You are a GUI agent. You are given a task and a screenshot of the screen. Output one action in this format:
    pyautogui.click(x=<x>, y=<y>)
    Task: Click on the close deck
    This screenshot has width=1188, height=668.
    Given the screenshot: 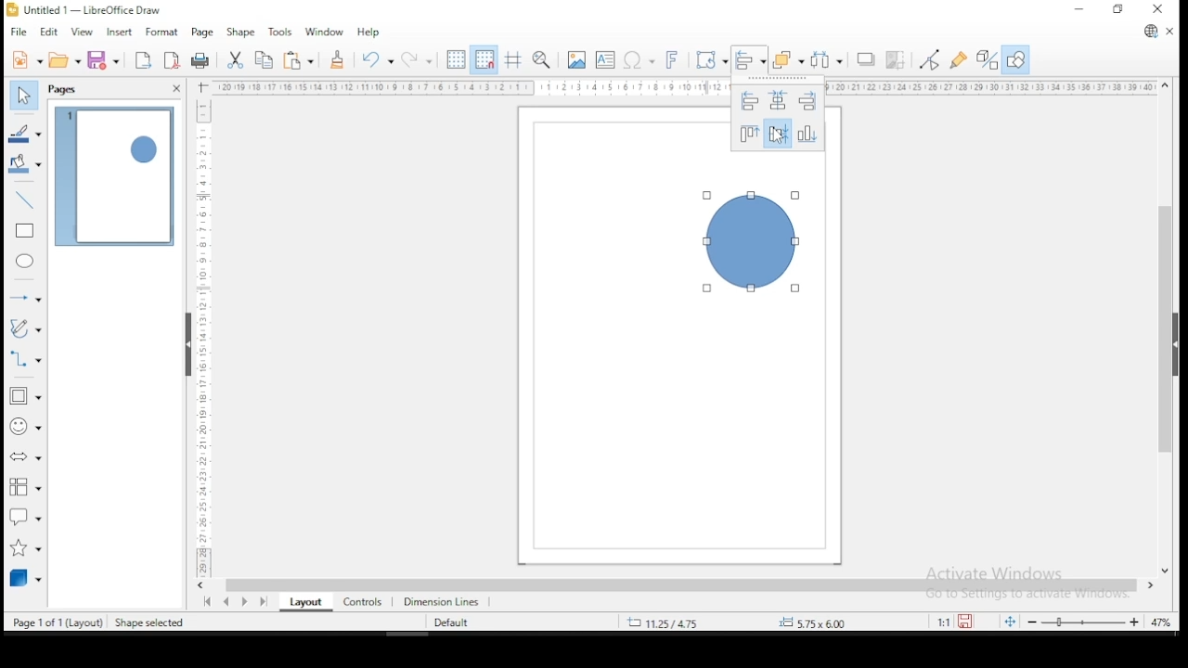 What is the action you would take?
    pyautogui.click(x=175, y=89)
    